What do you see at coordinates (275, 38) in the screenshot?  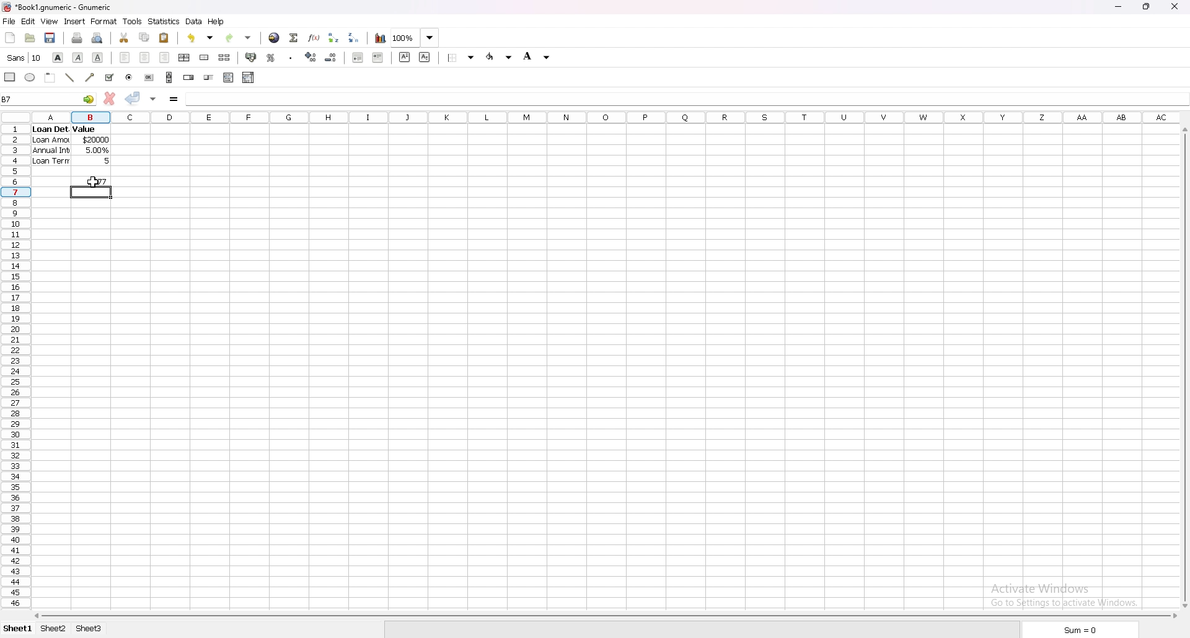 I see `hyperlink` at bounding box center [275, 38].